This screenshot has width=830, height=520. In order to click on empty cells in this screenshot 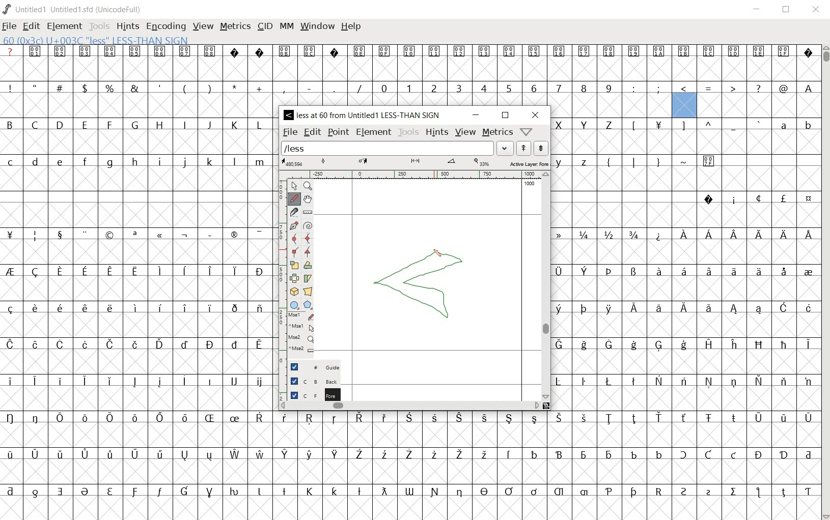, I will do `click(681, 252)`.